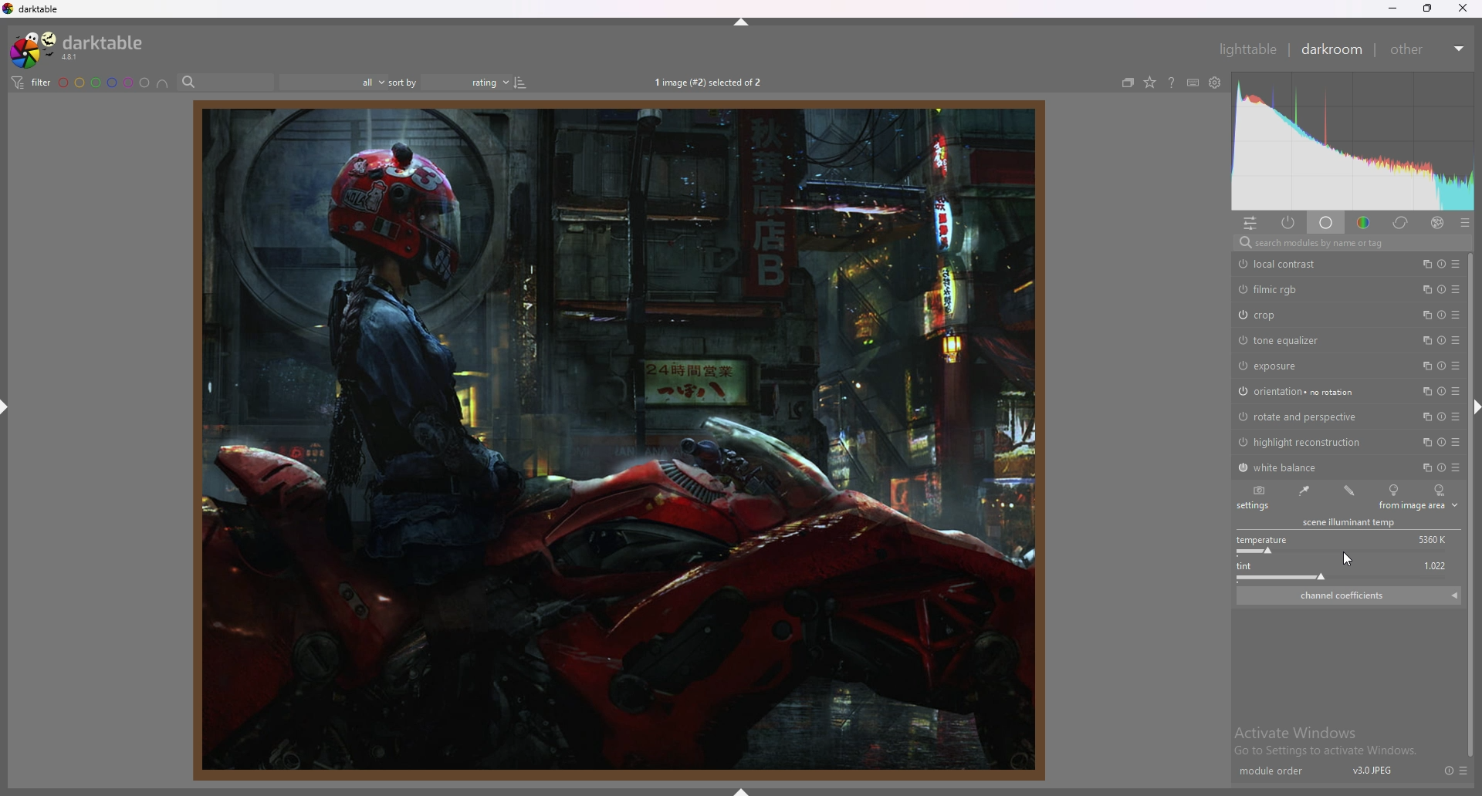  Describe the element at coordinates (225, 83) in the screenshot. I see `search bar` at that location.